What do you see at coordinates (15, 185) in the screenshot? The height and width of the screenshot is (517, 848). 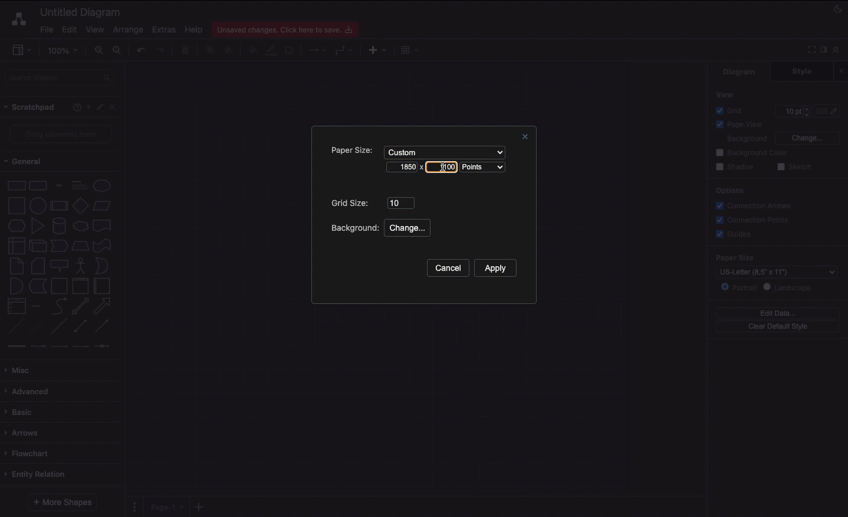 I see `Rectangle` at bounding box center [15, 185].